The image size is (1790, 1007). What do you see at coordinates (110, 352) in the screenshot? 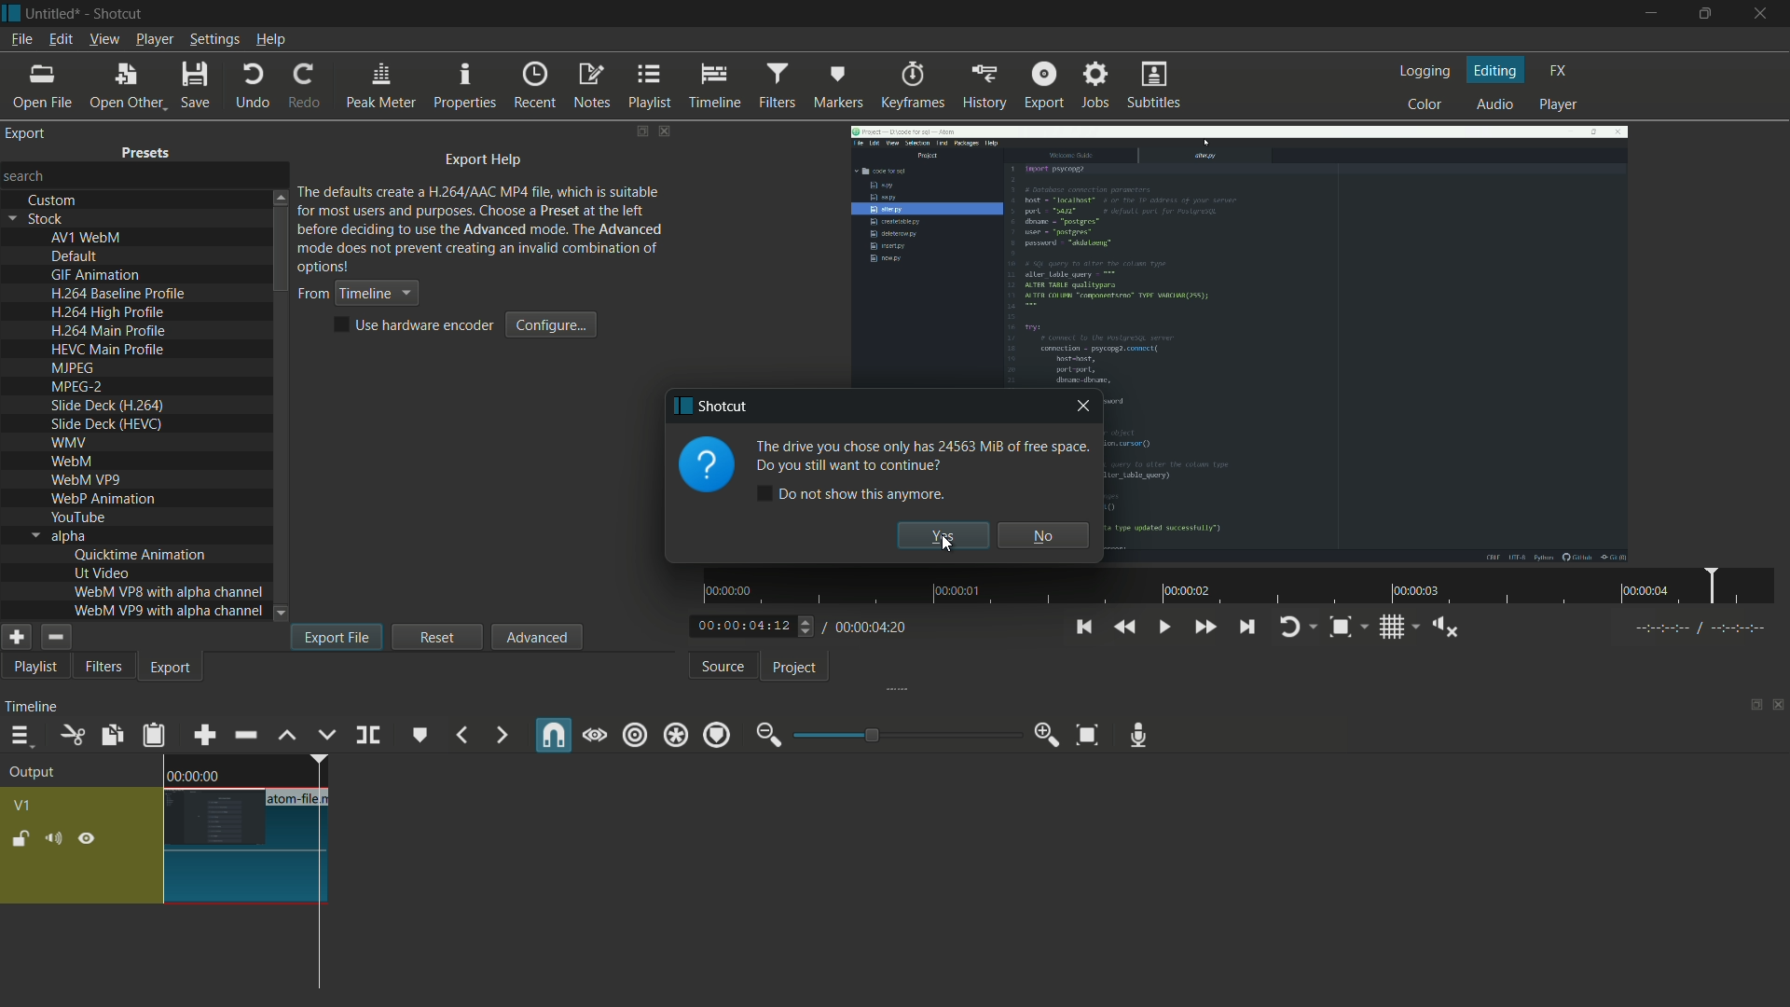
I see `hevc main profile` at bounding box center [110, 352].